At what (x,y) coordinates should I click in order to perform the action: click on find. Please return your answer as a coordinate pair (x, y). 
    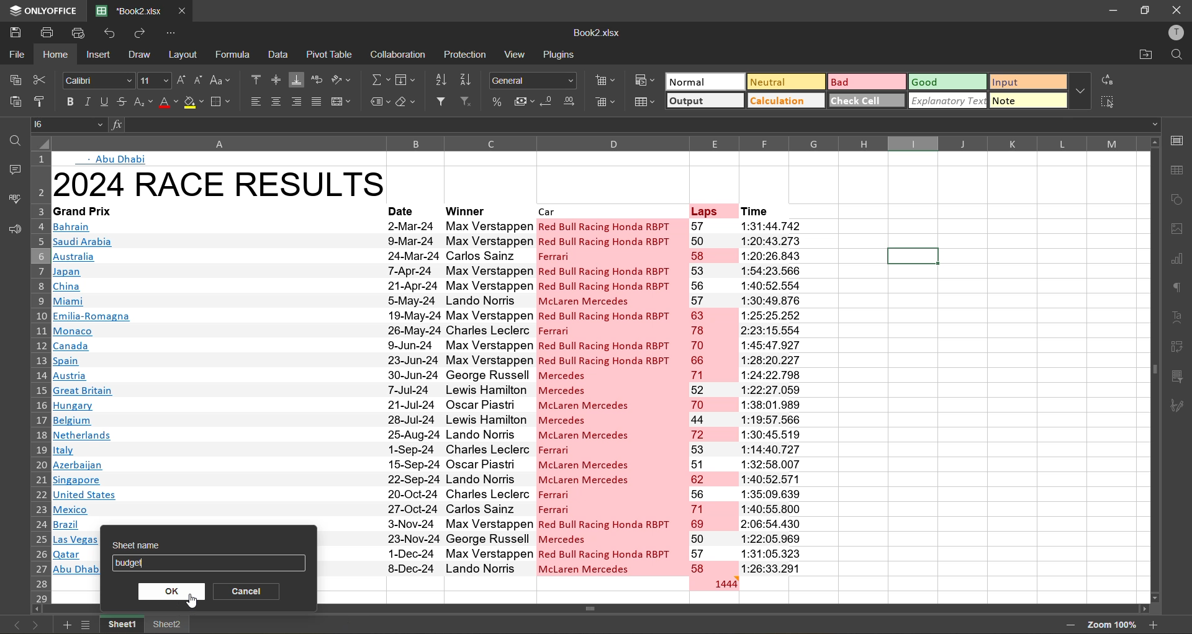
    Looking at the image, I should click on (12, 136).